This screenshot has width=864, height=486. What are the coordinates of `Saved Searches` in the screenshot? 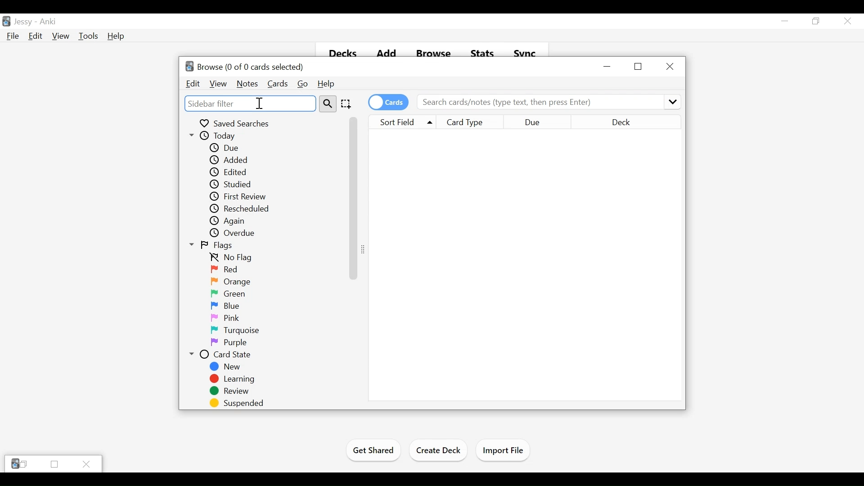 It's located at (234, 122).